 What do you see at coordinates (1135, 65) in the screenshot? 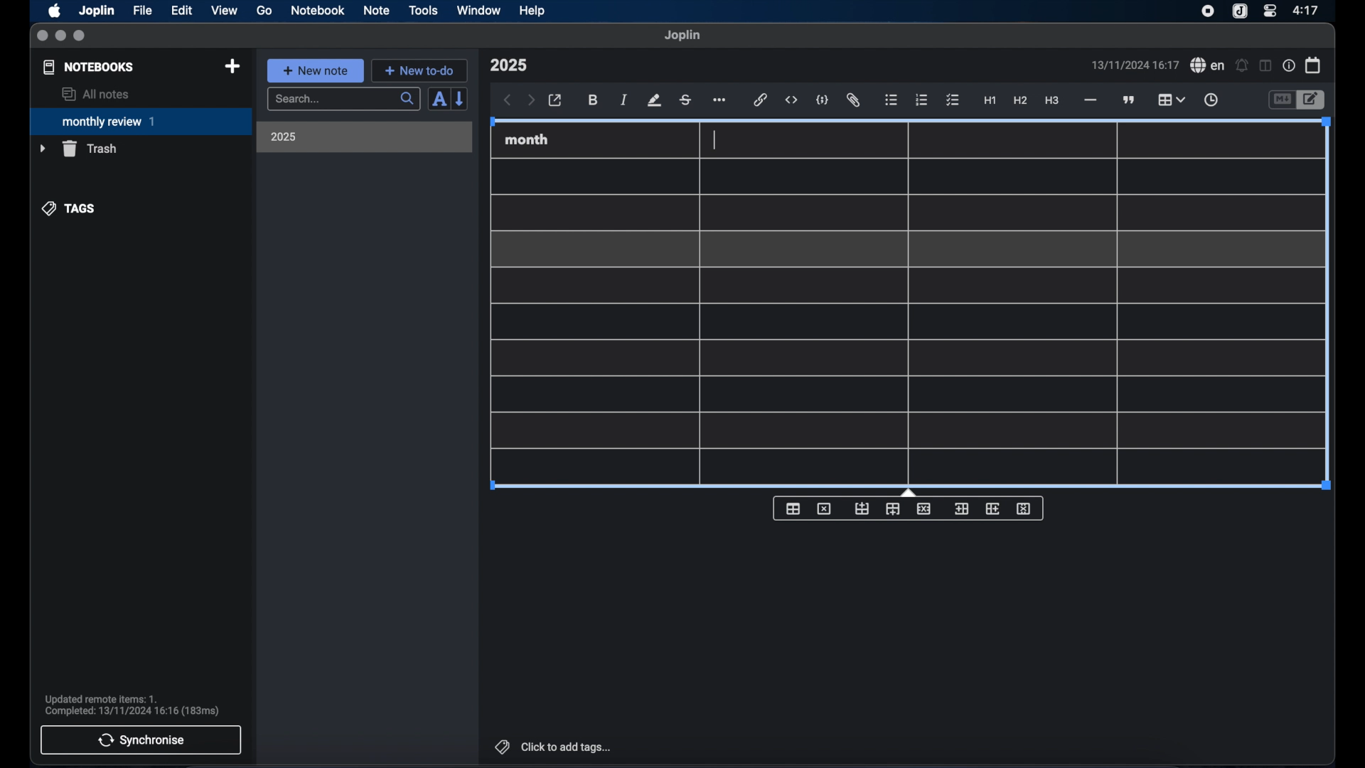
I see `date` at bounding box center [1135, 65].